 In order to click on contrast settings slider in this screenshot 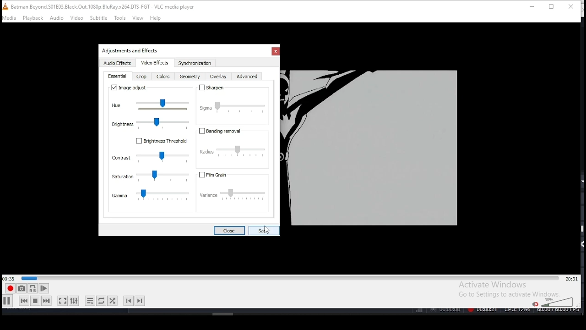, I will do `click(151, 156)`.